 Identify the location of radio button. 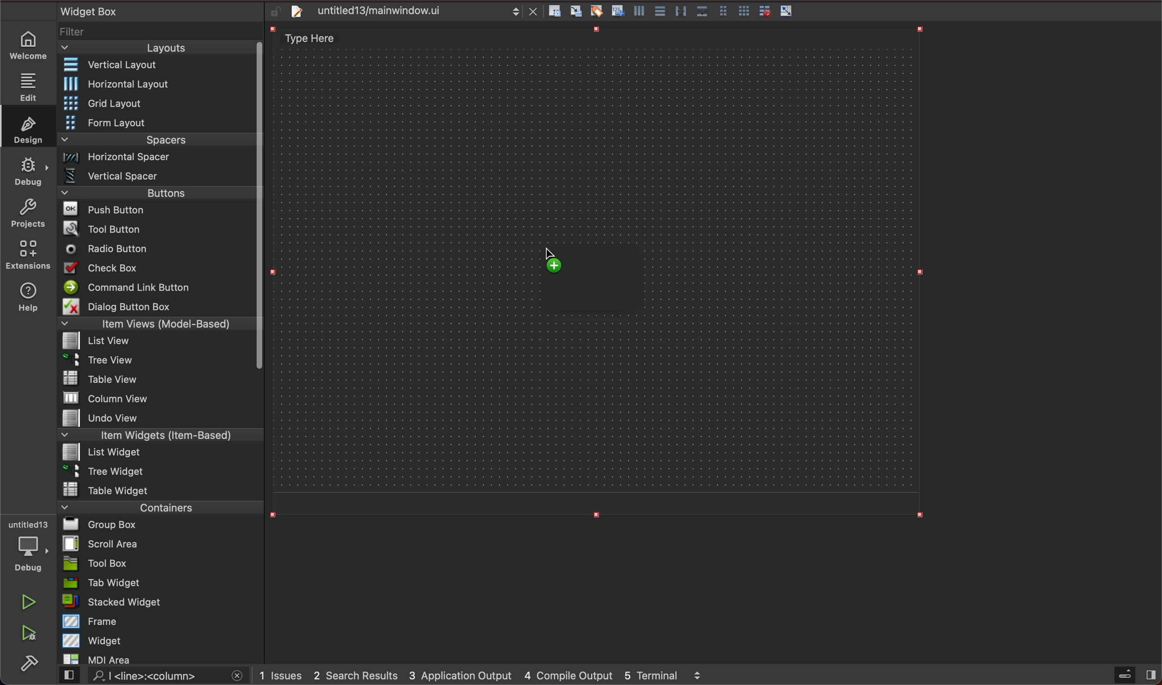
(156, 248).